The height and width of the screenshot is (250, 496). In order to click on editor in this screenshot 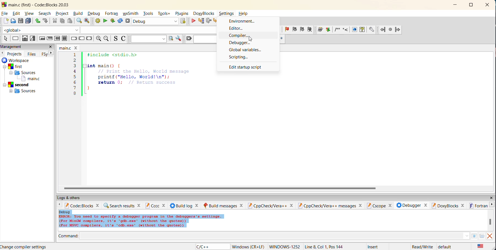, I will do `click(237, 28)`.